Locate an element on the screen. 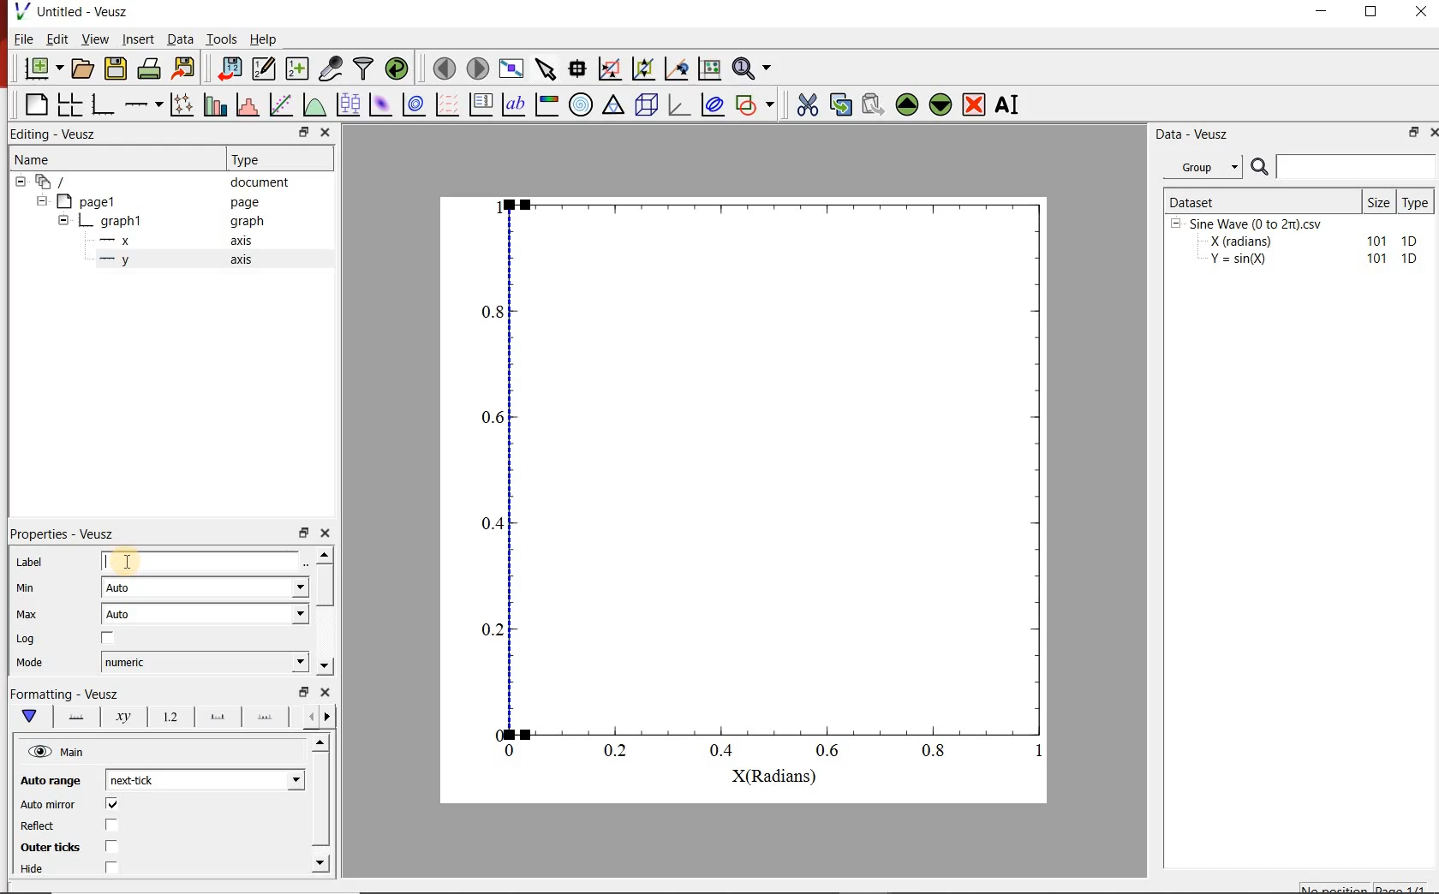  image color bar is located at coordinates (546, 104).